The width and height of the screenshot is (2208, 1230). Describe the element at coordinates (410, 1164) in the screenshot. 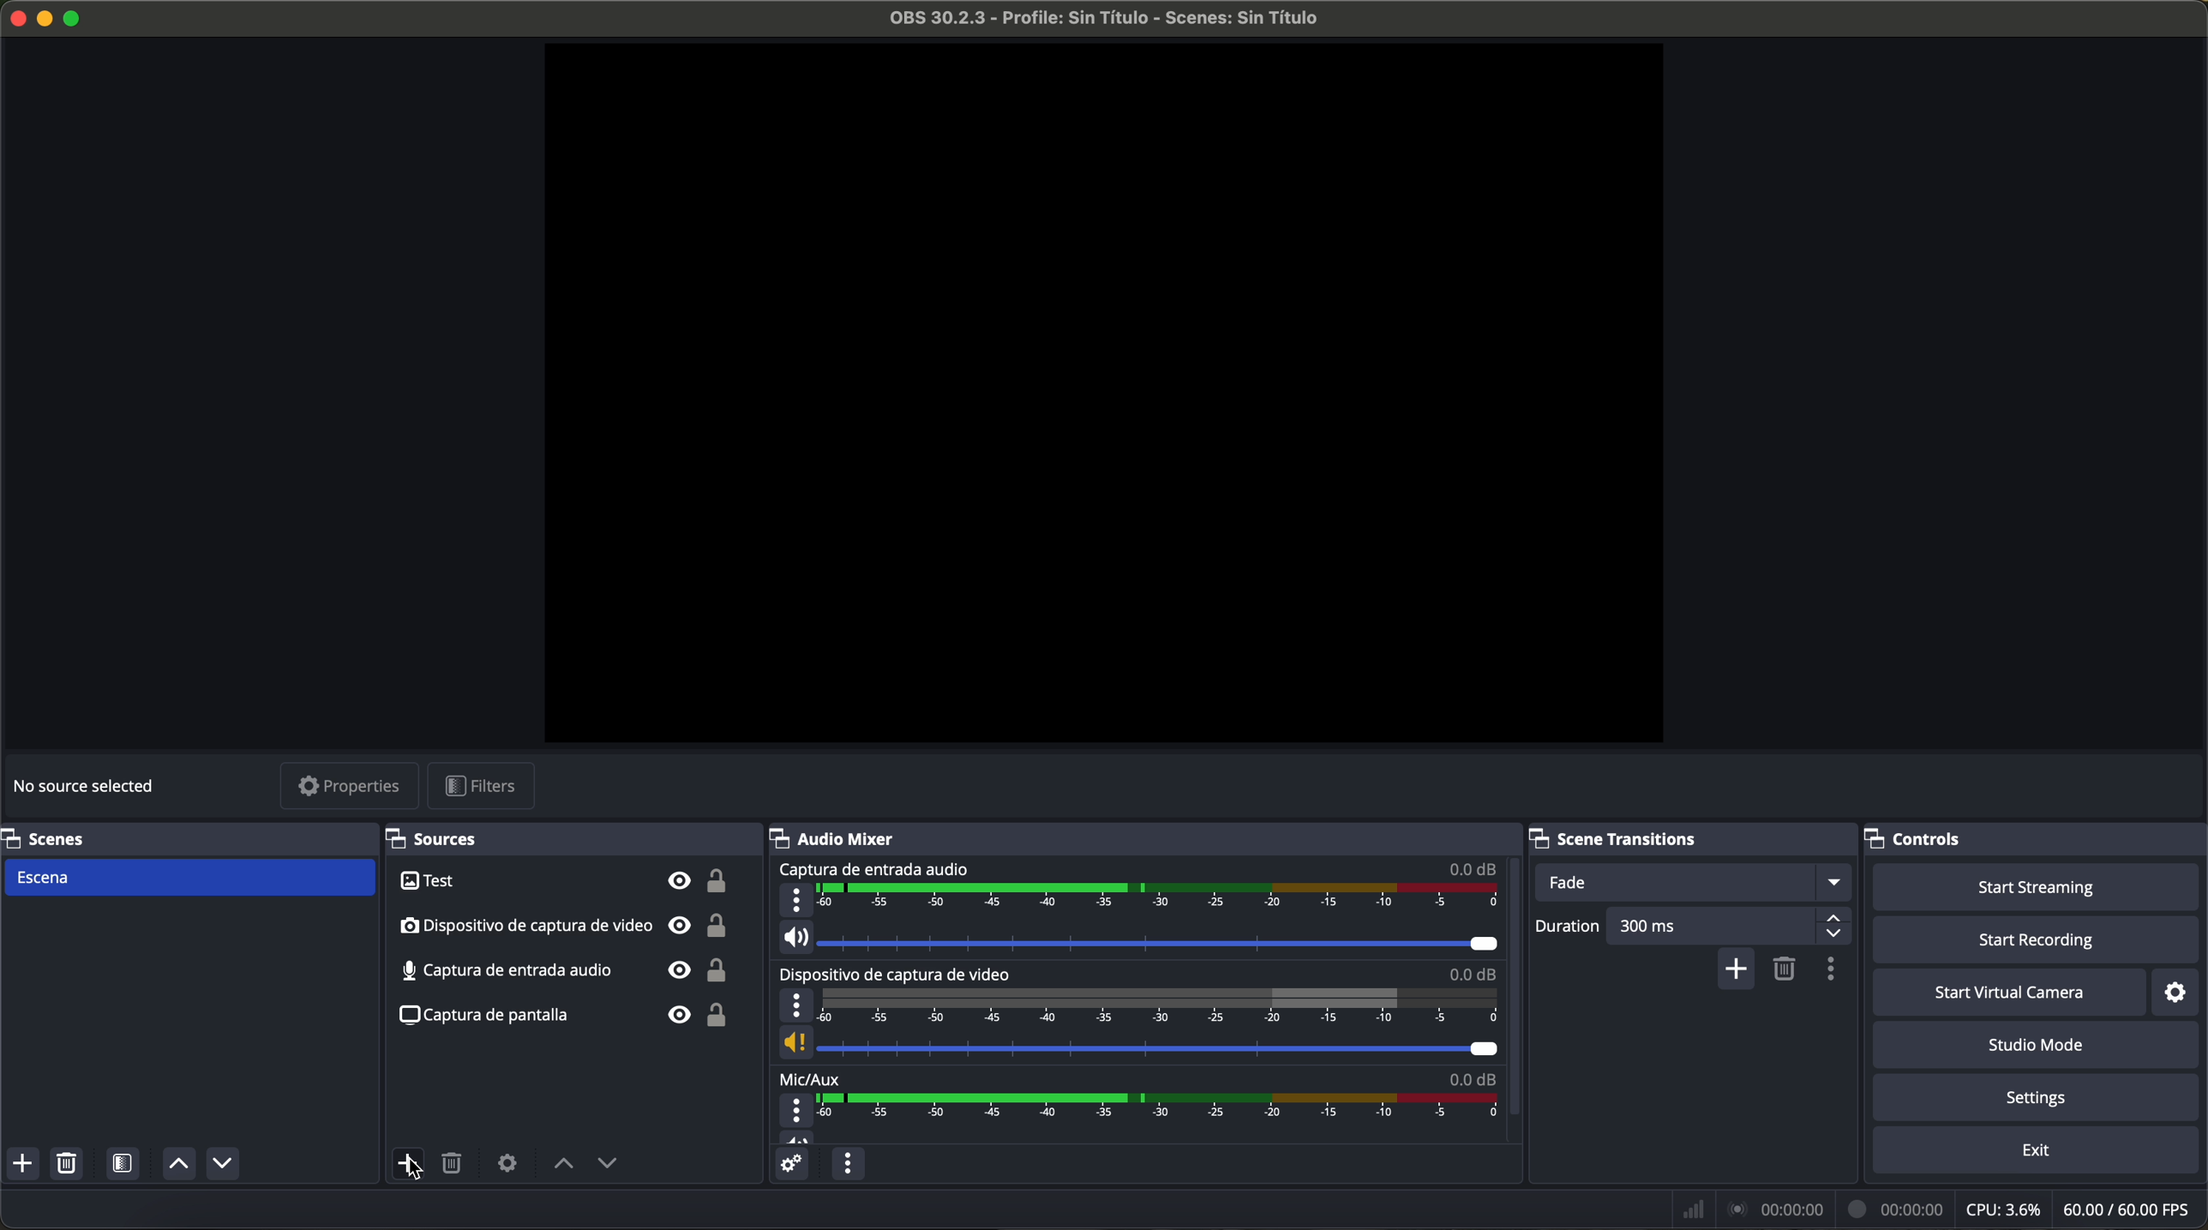

I see `click on add source` at that location.